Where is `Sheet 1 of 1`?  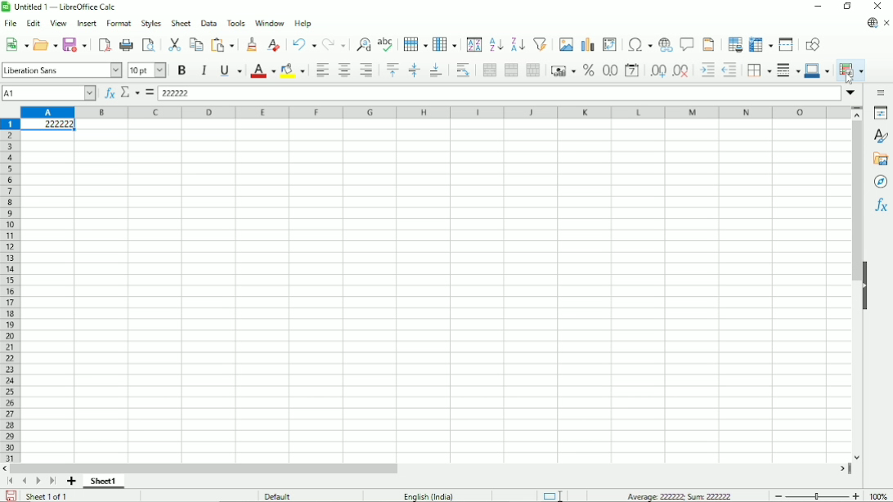
Sheet 1 of 1 is located at coordinates (49, 495).